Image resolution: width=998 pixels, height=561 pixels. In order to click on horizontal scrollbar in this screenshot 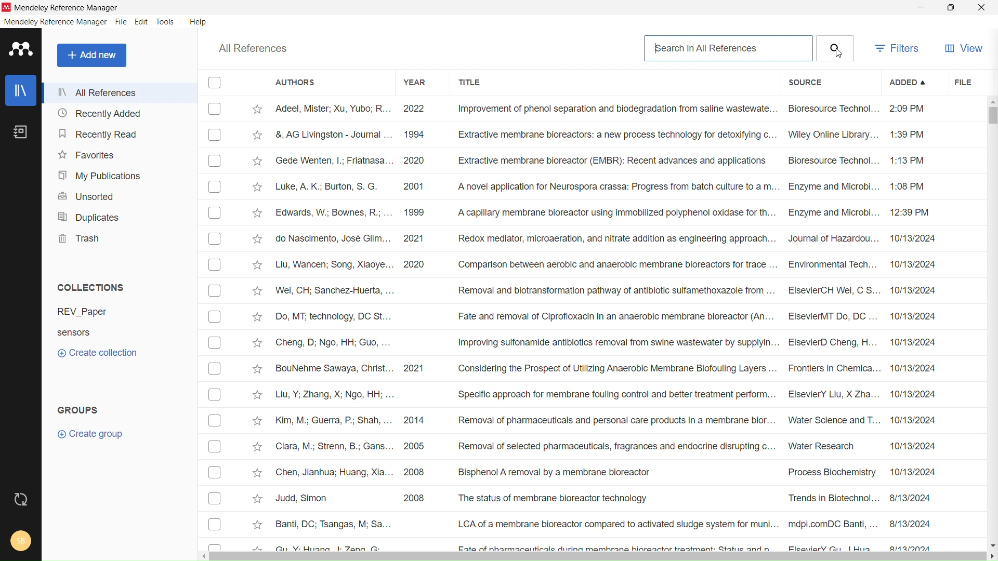, I will do `click(593, 557)`.